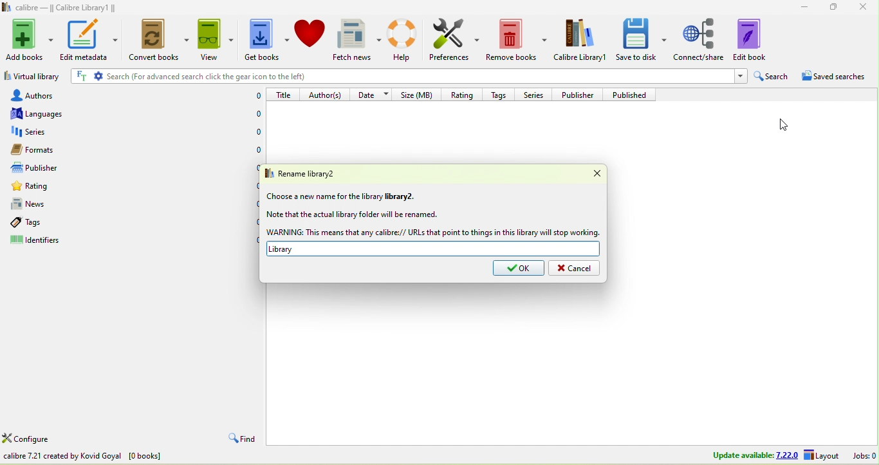  I want to click on publisher, so click(48, 168).